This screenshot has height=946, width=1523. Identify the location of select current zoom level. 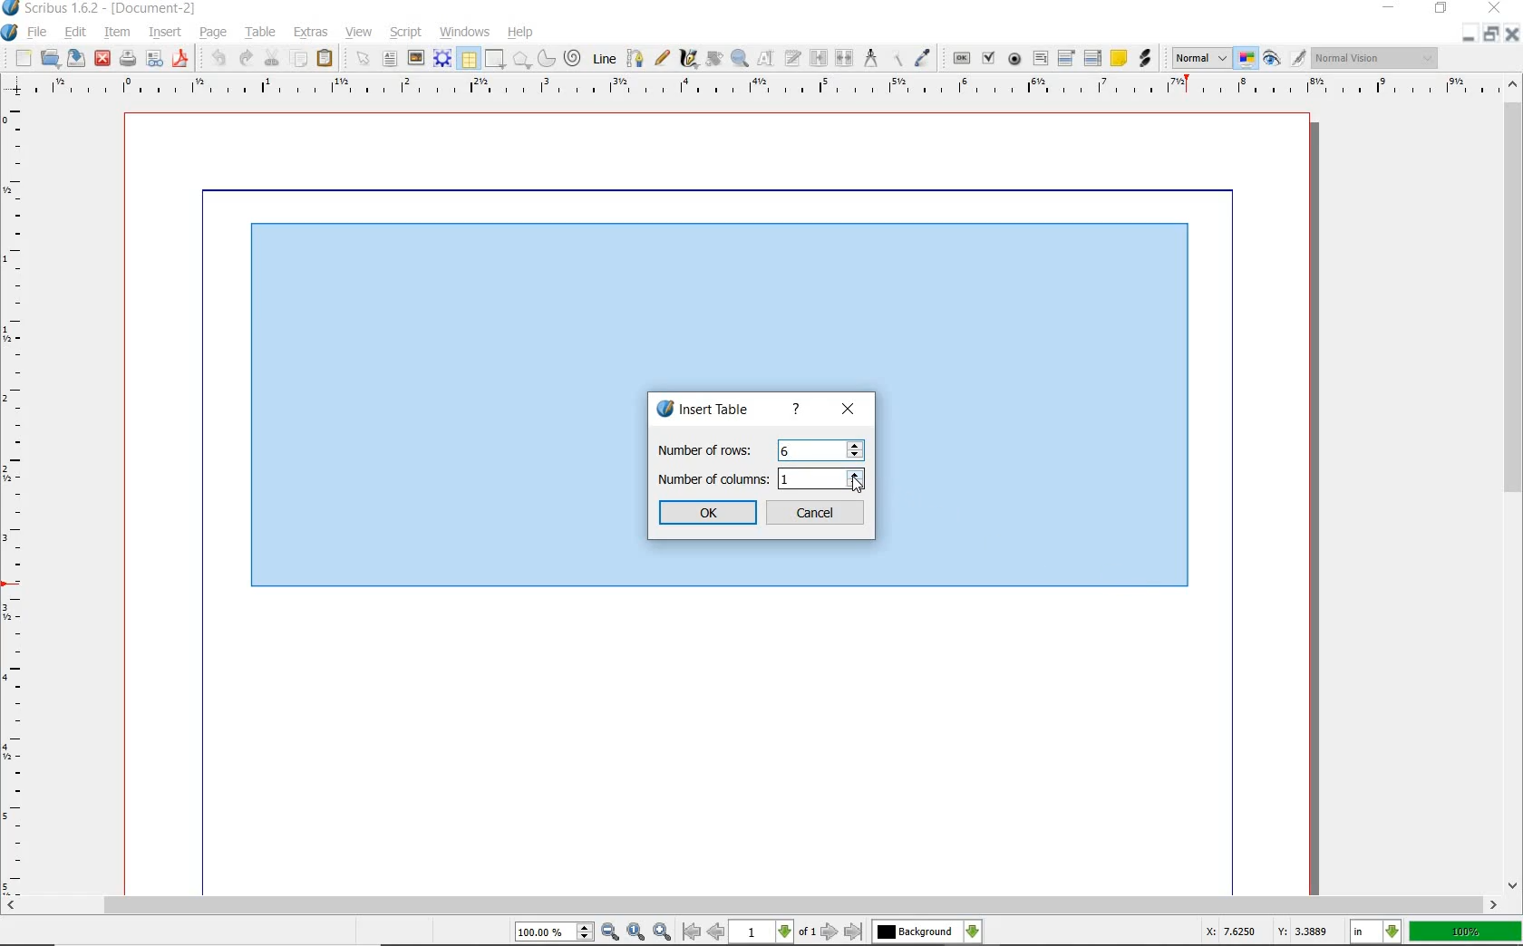
(554, 932).